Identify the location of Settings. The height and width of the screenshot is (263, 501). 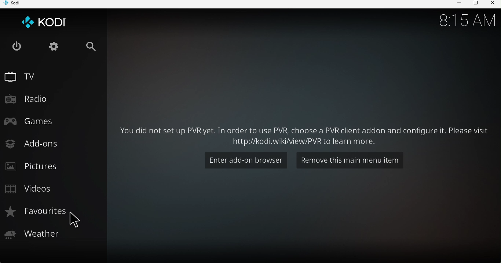
(53, 48).